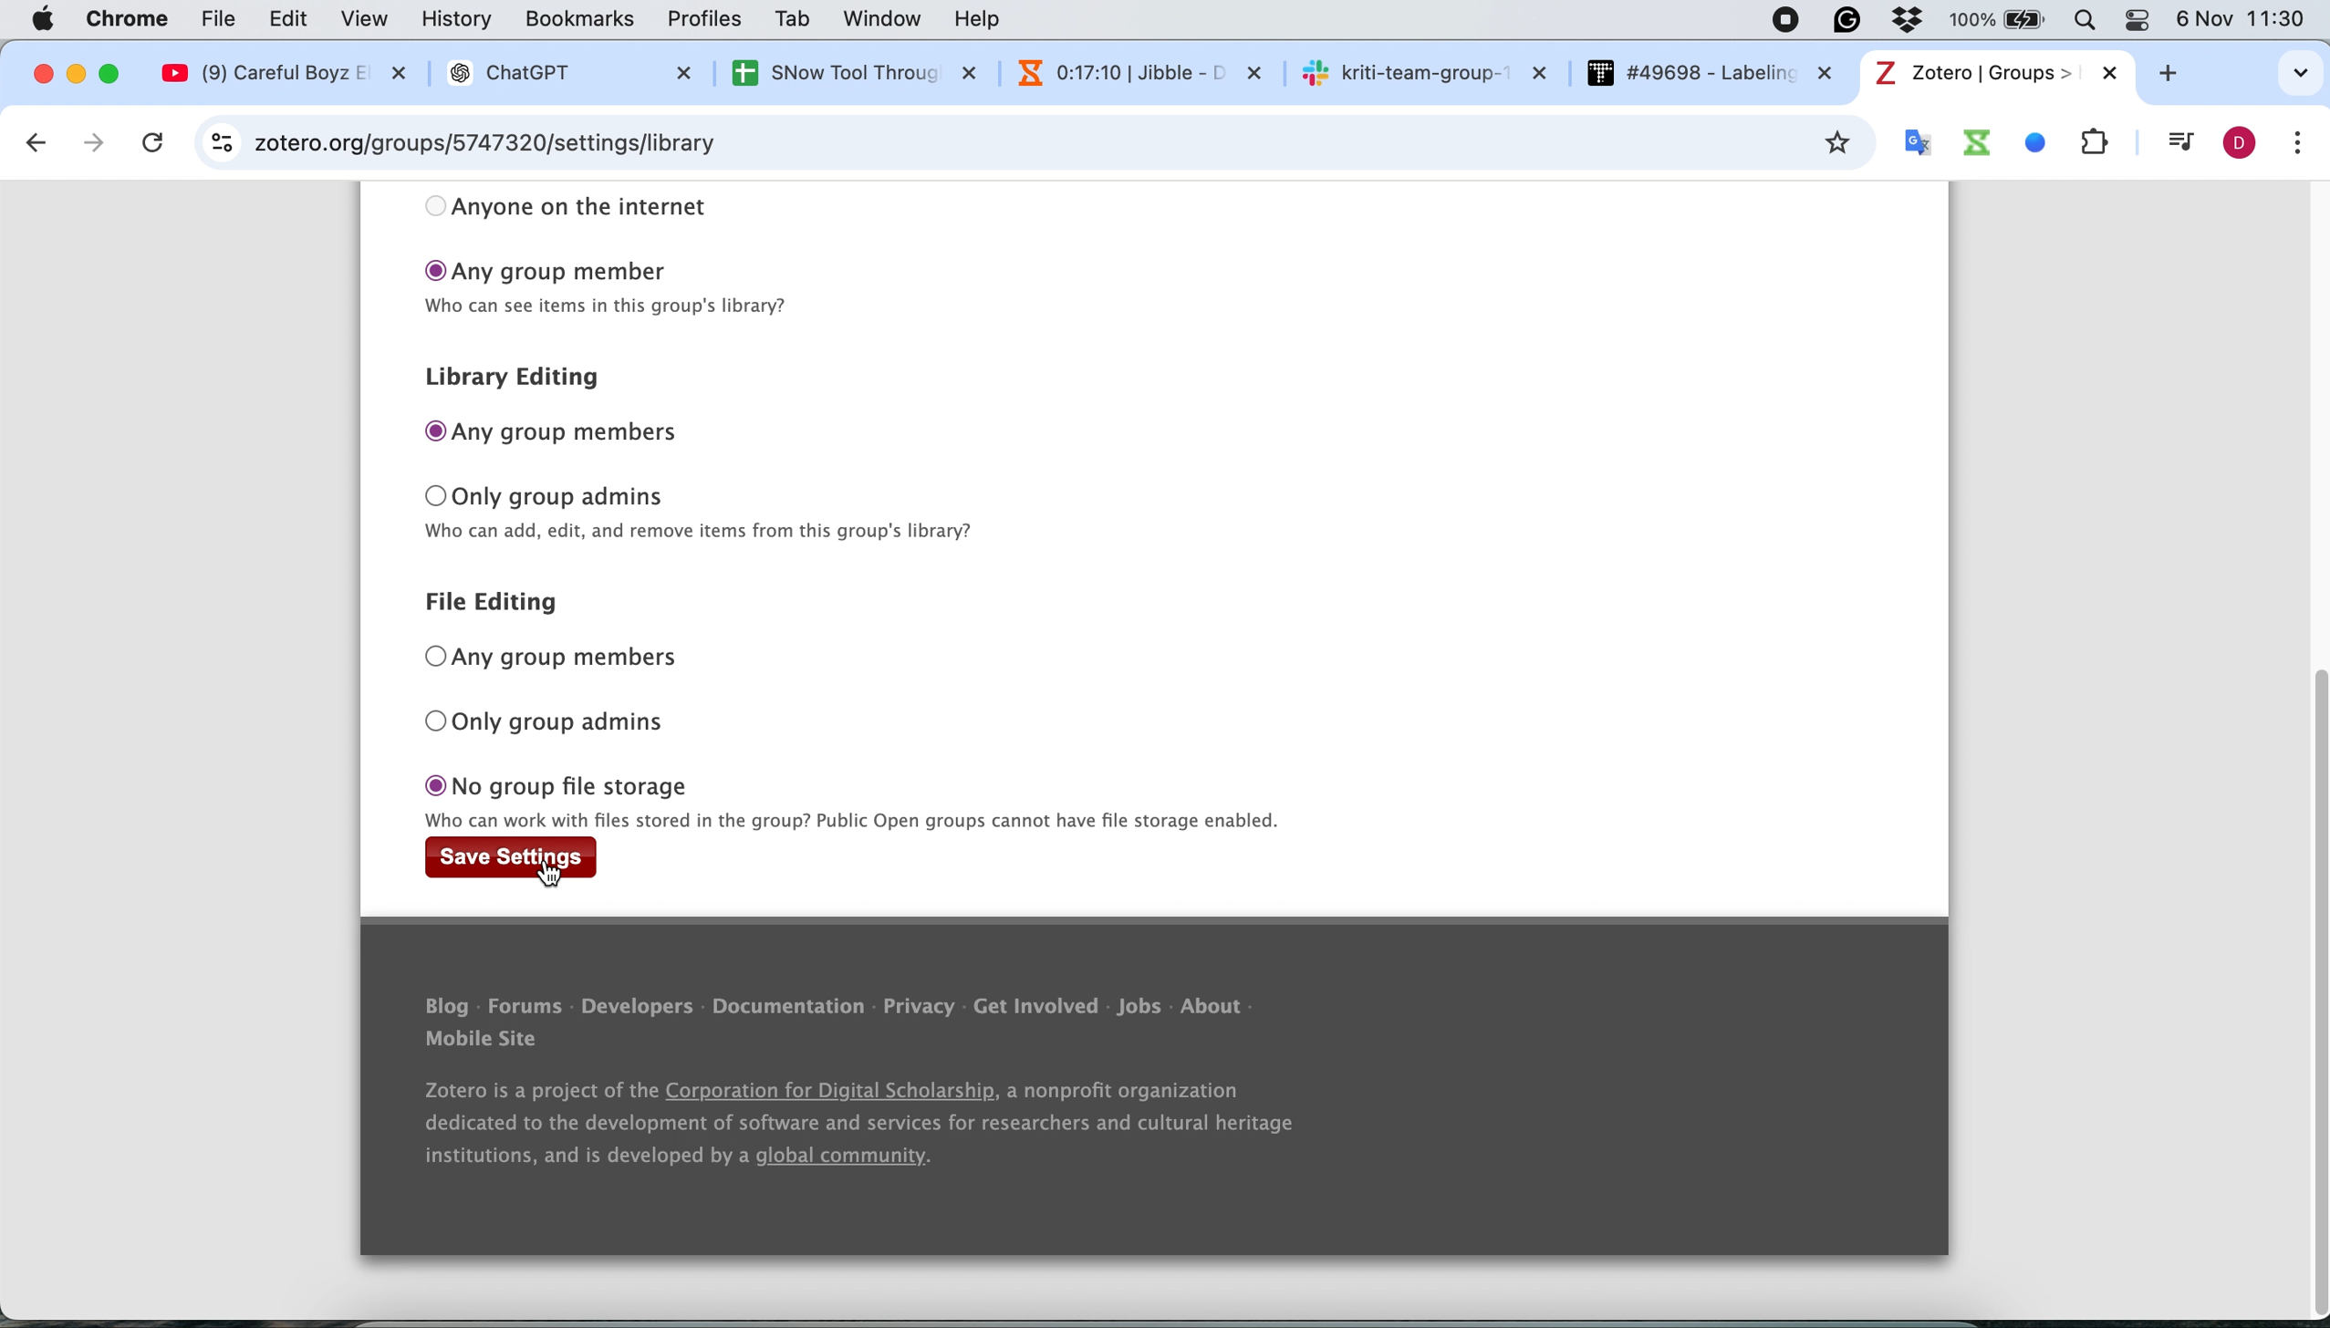 Image resolution: width=2330 pixels, height=1328 pixels. Describe the element at coordinates (2134, 18) in the screenshot. I see `Theme change` at that location.